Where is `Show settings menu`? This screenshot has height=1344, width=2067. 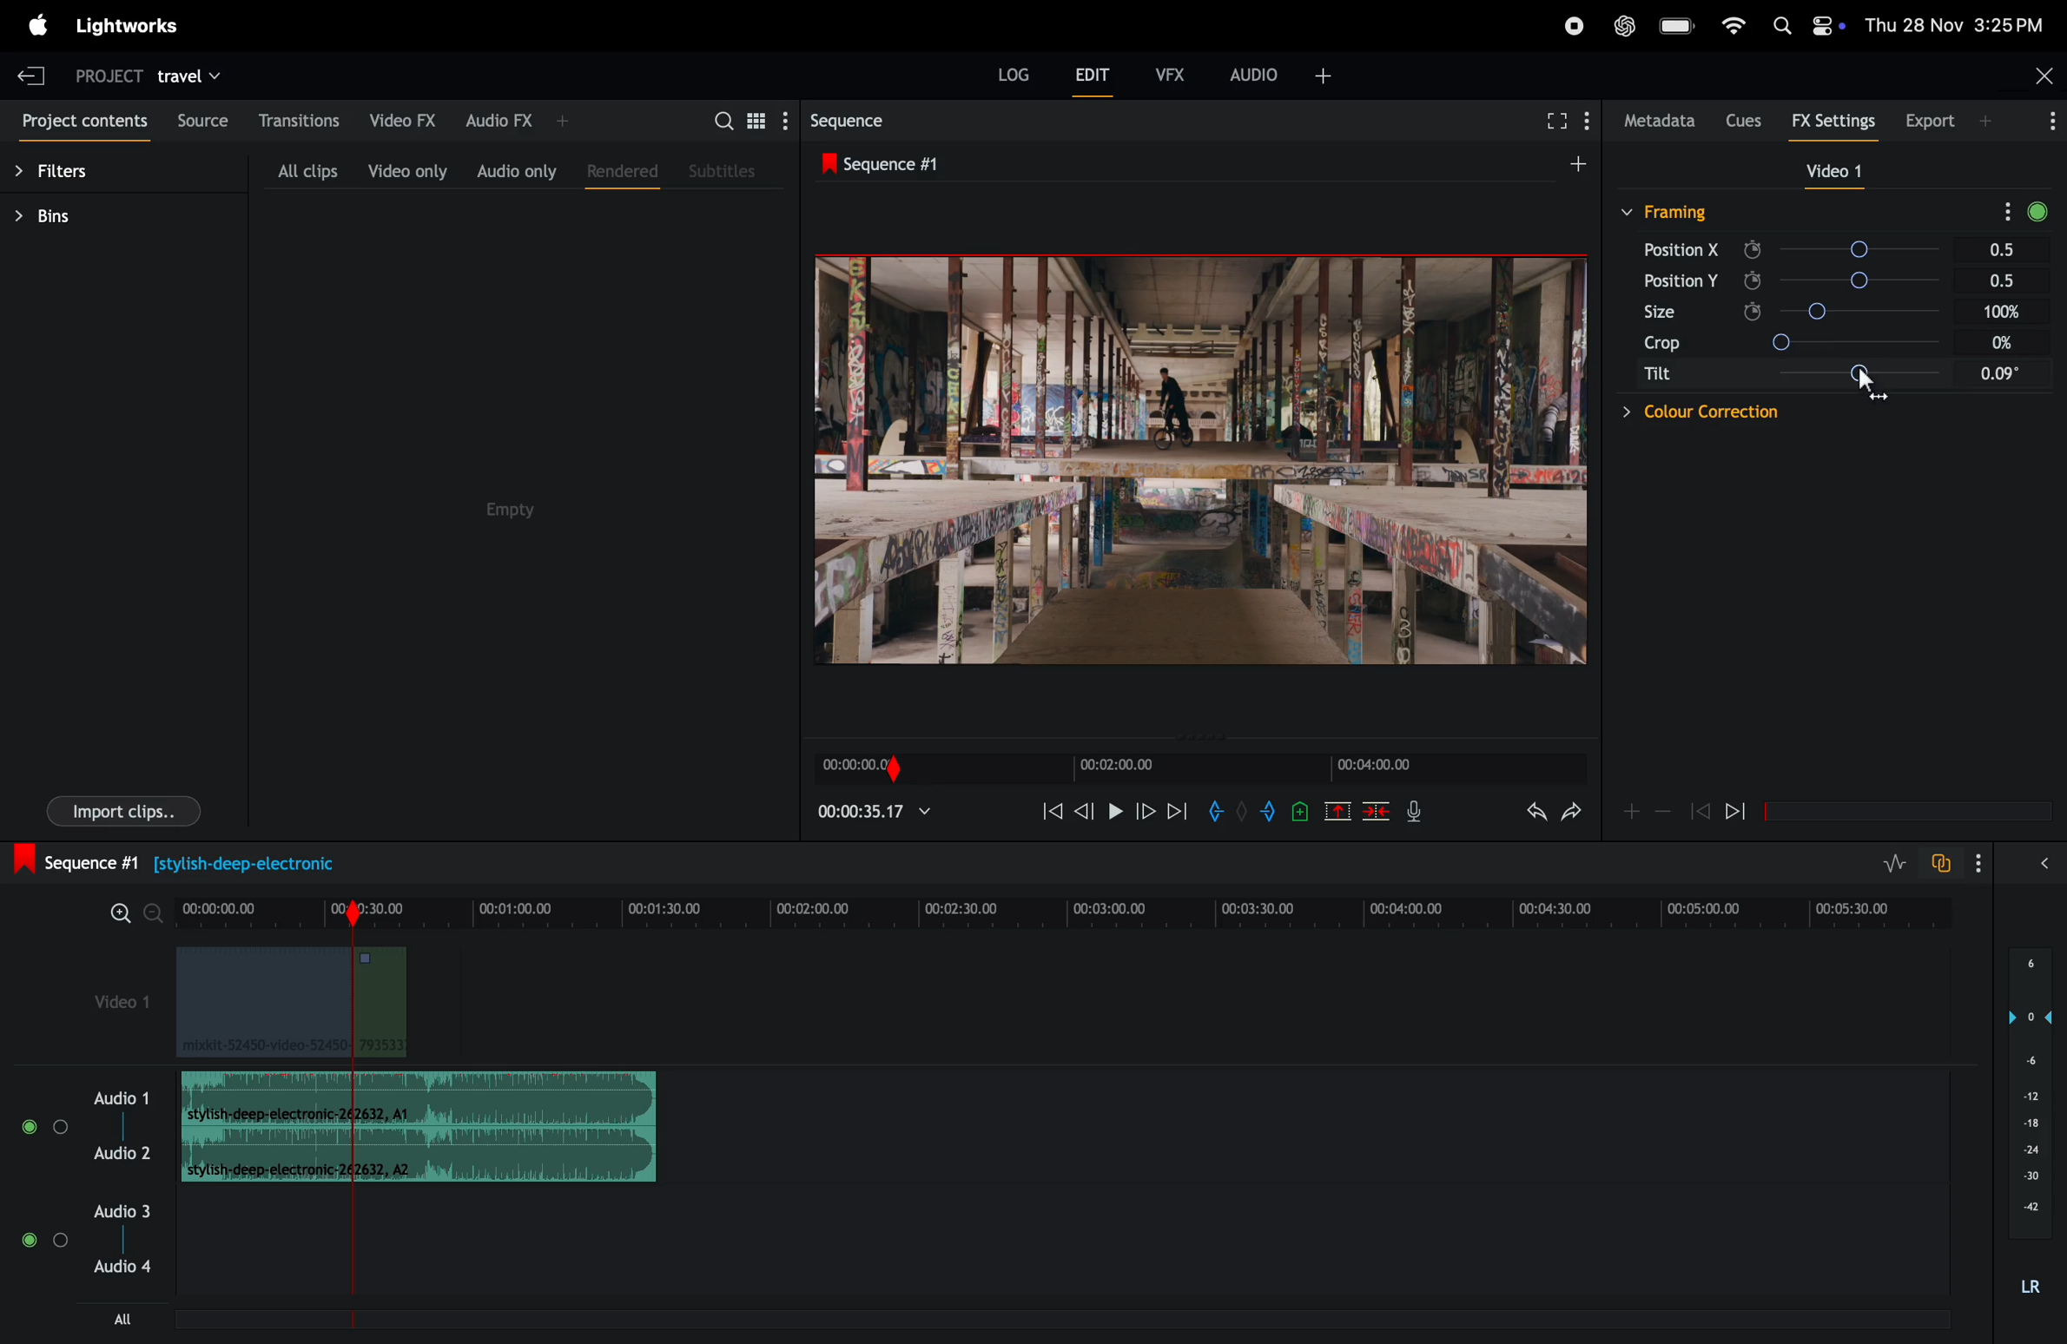
Show settings menu is located at coordinates (2050, 123).